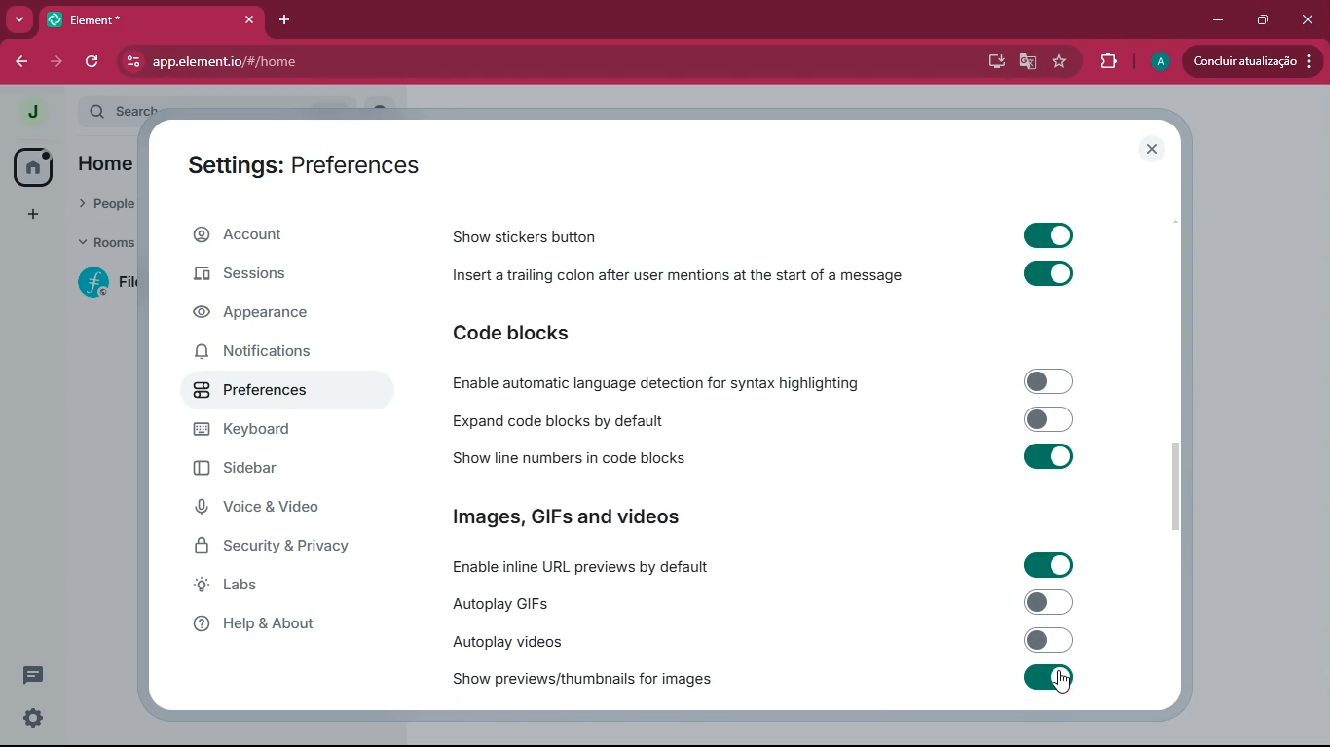 Image resolution: width=1330 pixels, height=747 pixels. Describe the element at coordinates (21, 18) in the screenshot. I see `more` at that location.